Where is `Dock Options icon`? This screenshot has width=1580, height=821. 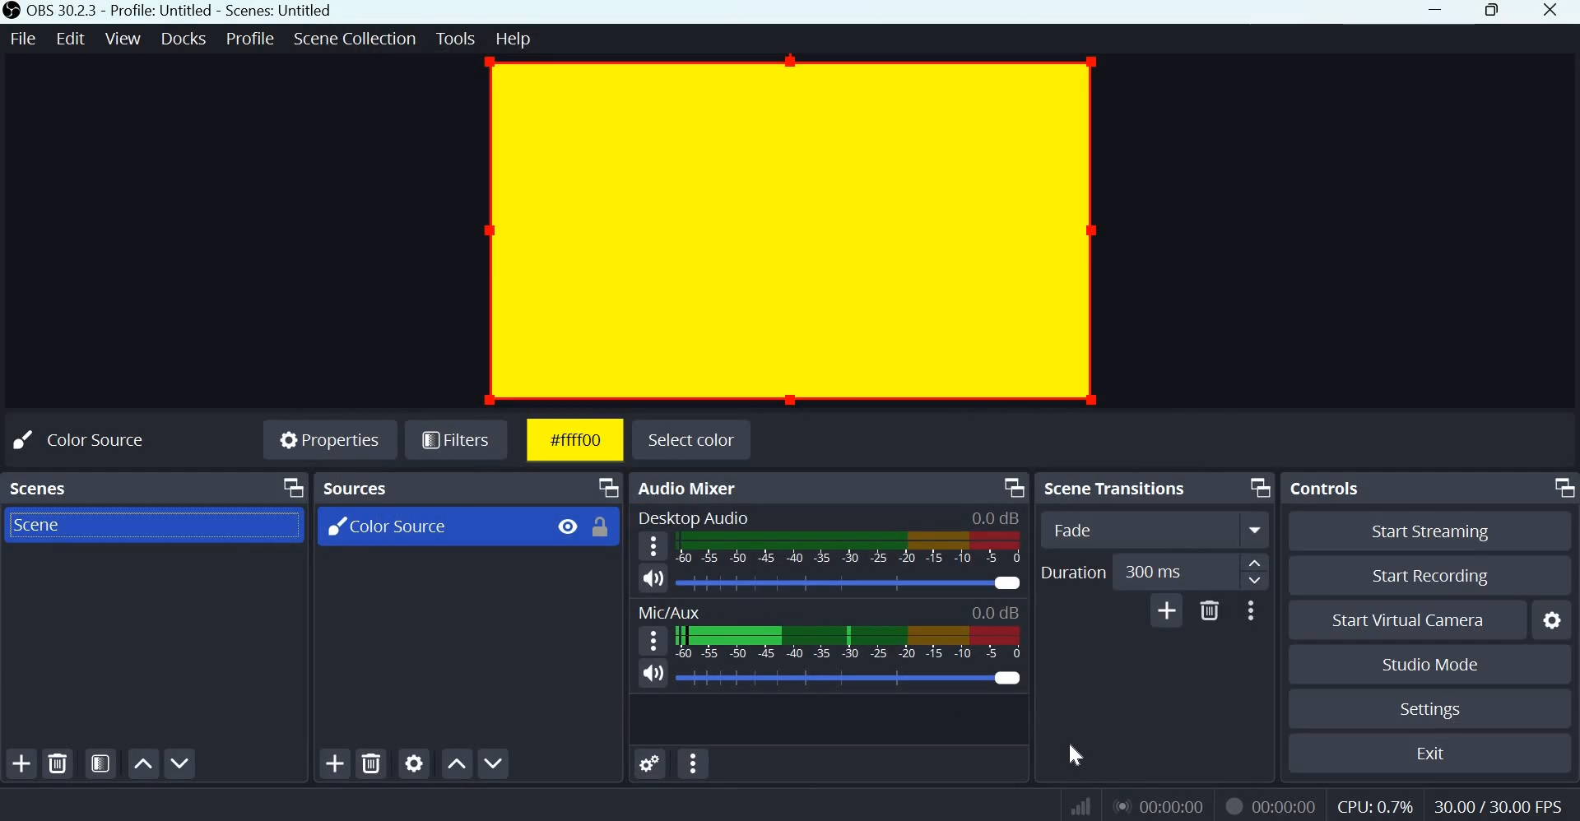
Dock Options icon is located at coordinates (1256, 487).